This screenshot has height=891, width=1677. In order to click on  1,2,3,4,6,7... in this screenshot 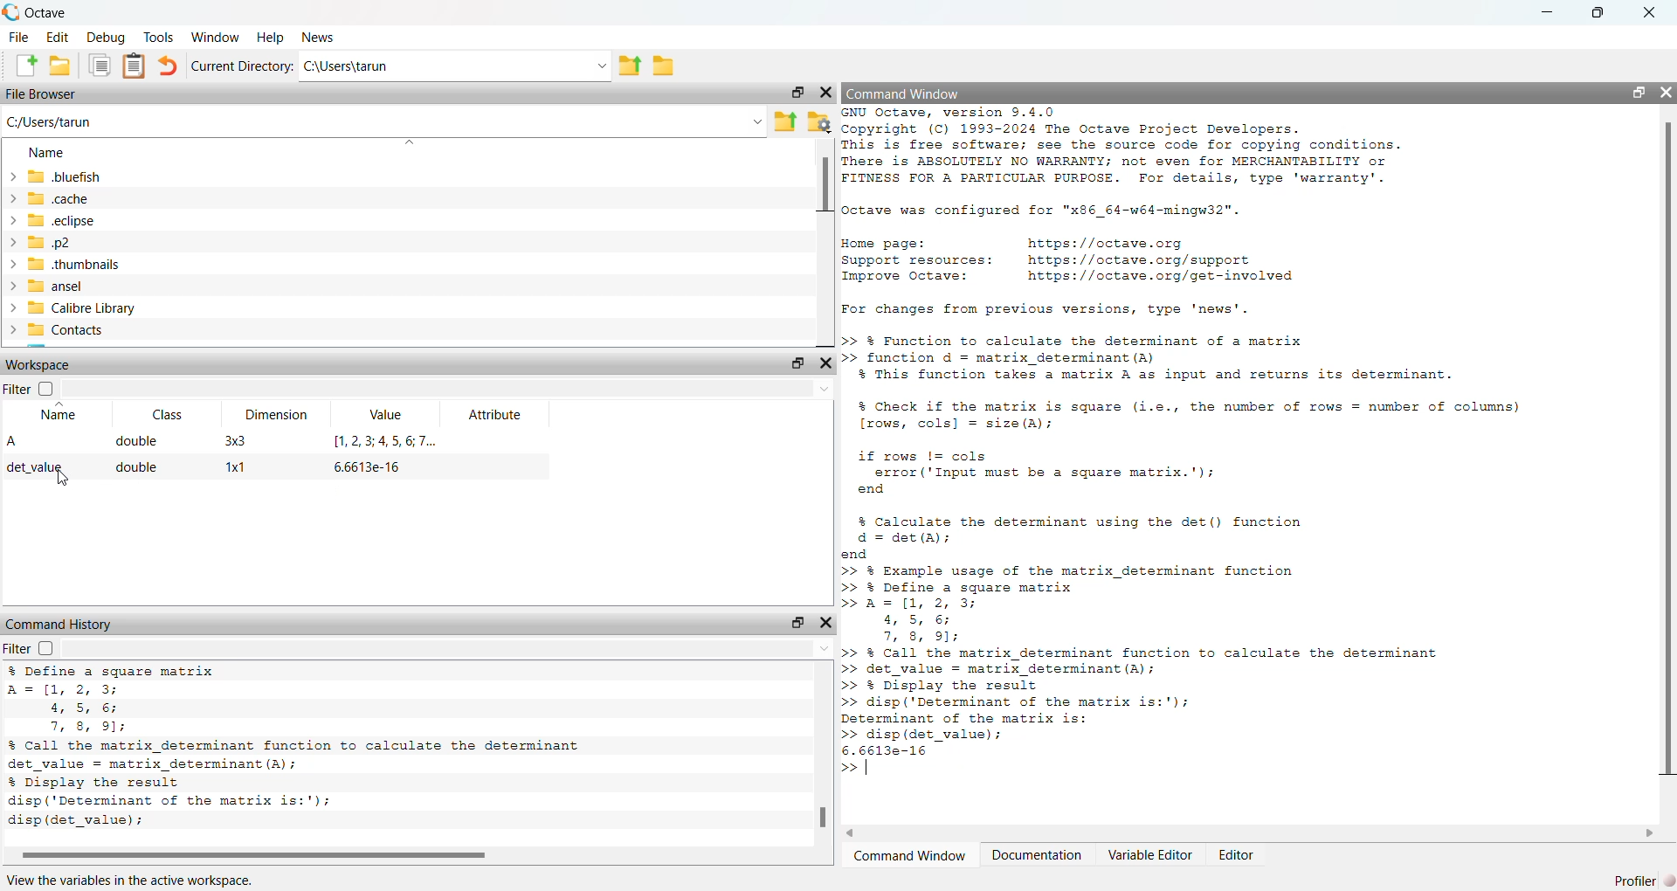, I will do `click(381, 441)`.